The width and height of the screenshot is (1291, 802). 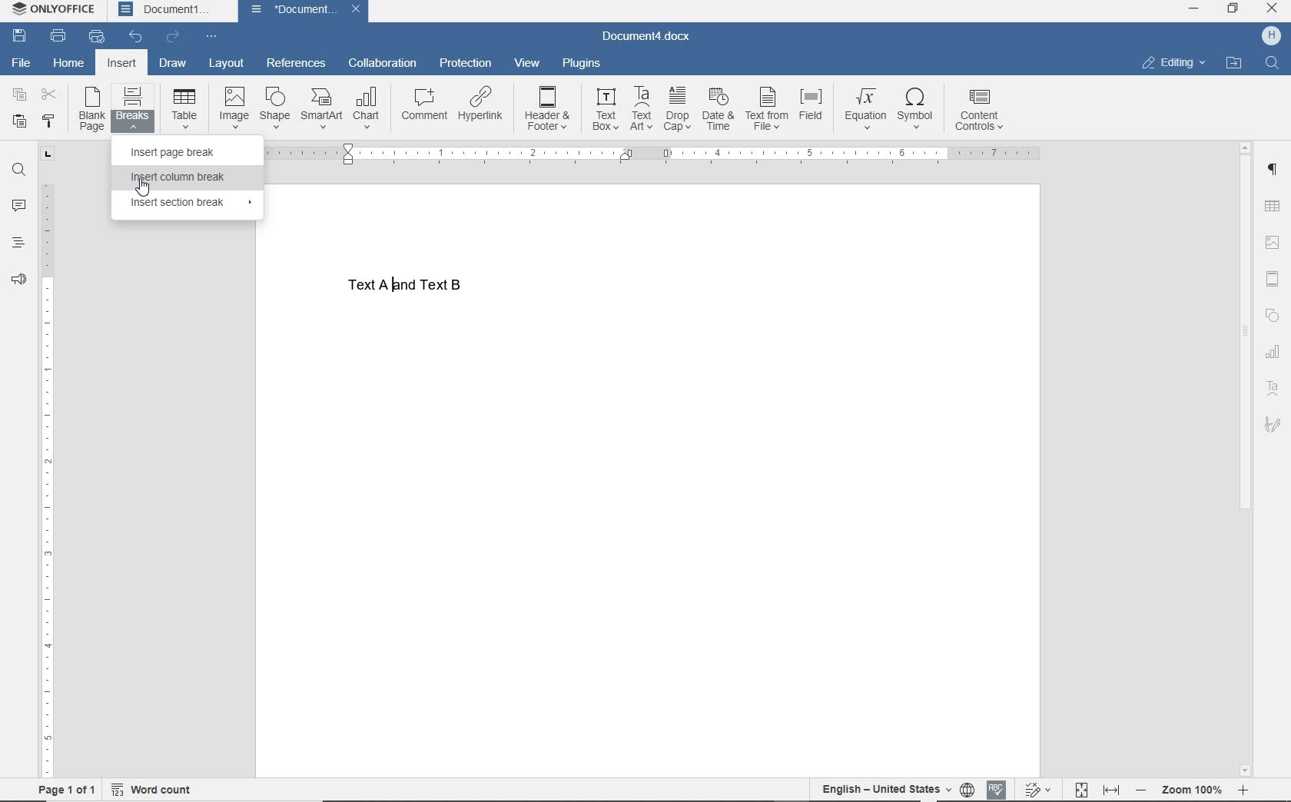 I want to click on TEXT FROM FILE, so click(x=767, y=114).